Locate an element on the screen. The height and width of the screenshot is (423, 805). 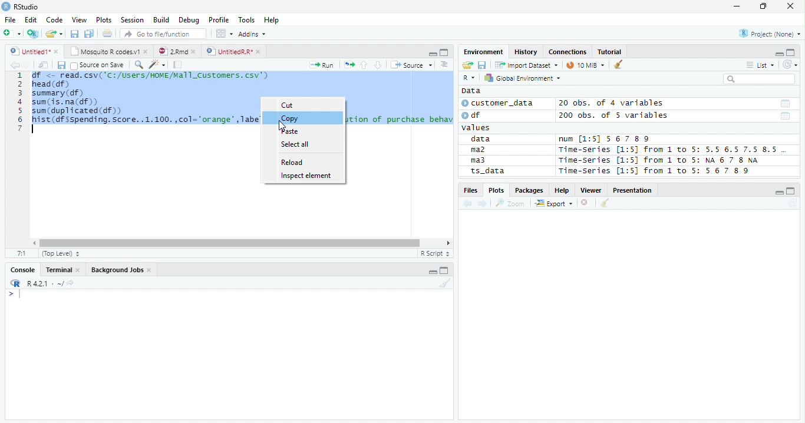
Viewer is located at coordinates (593, 190).